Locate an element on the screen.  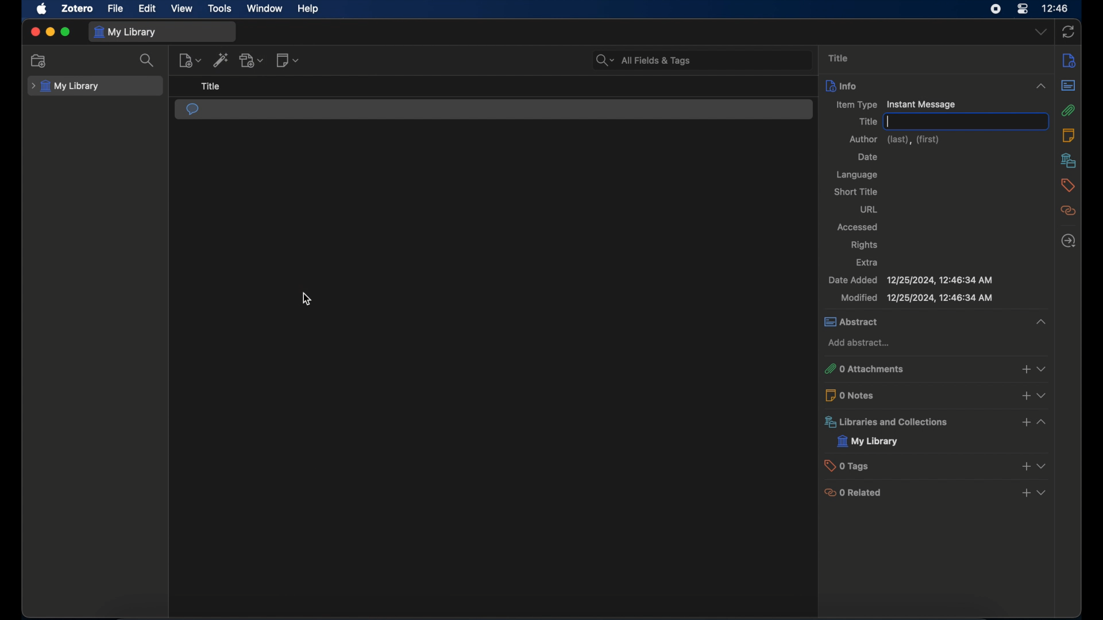
libraries and collections is located at coordinates (934, 422).